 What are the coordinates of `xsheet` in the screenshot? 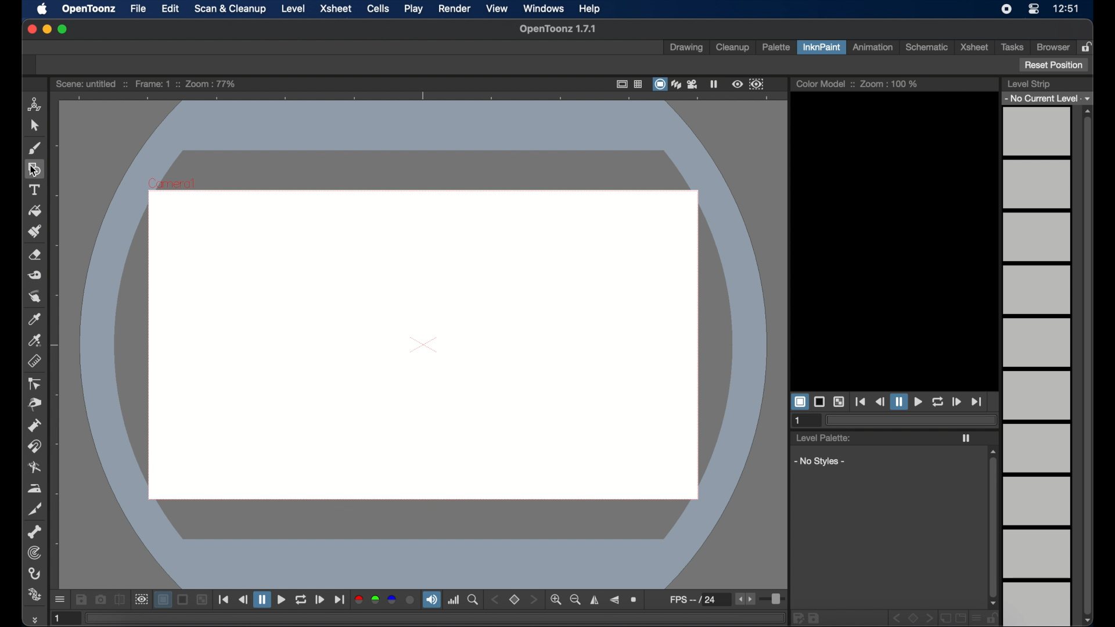 It's located at (973, 47).